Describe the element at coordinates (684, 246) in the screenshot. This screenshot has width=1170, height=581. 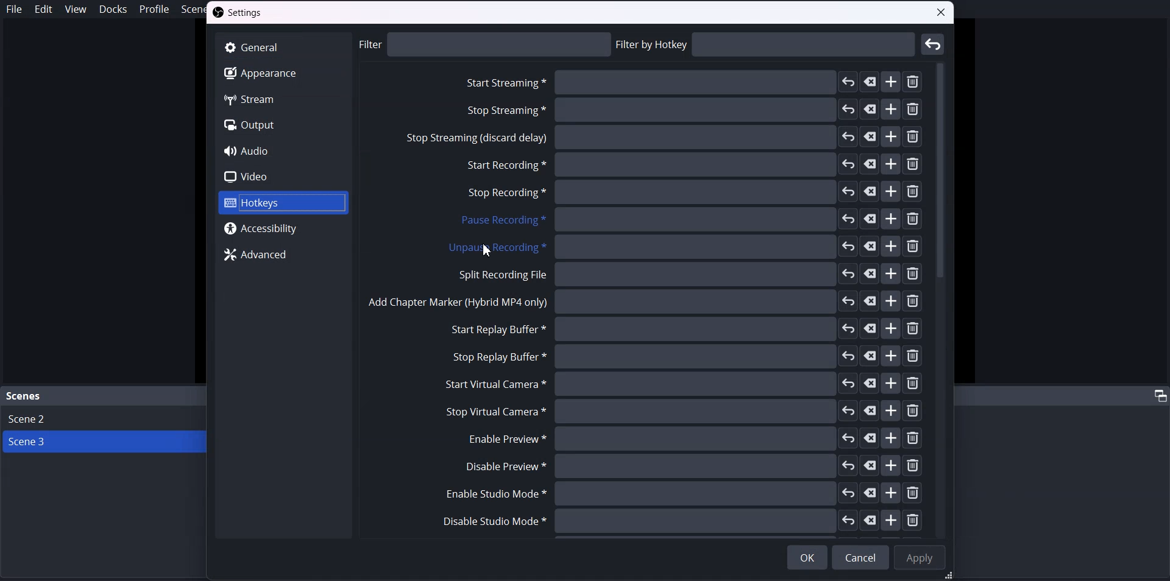
I see `Unpause recording` at that location.